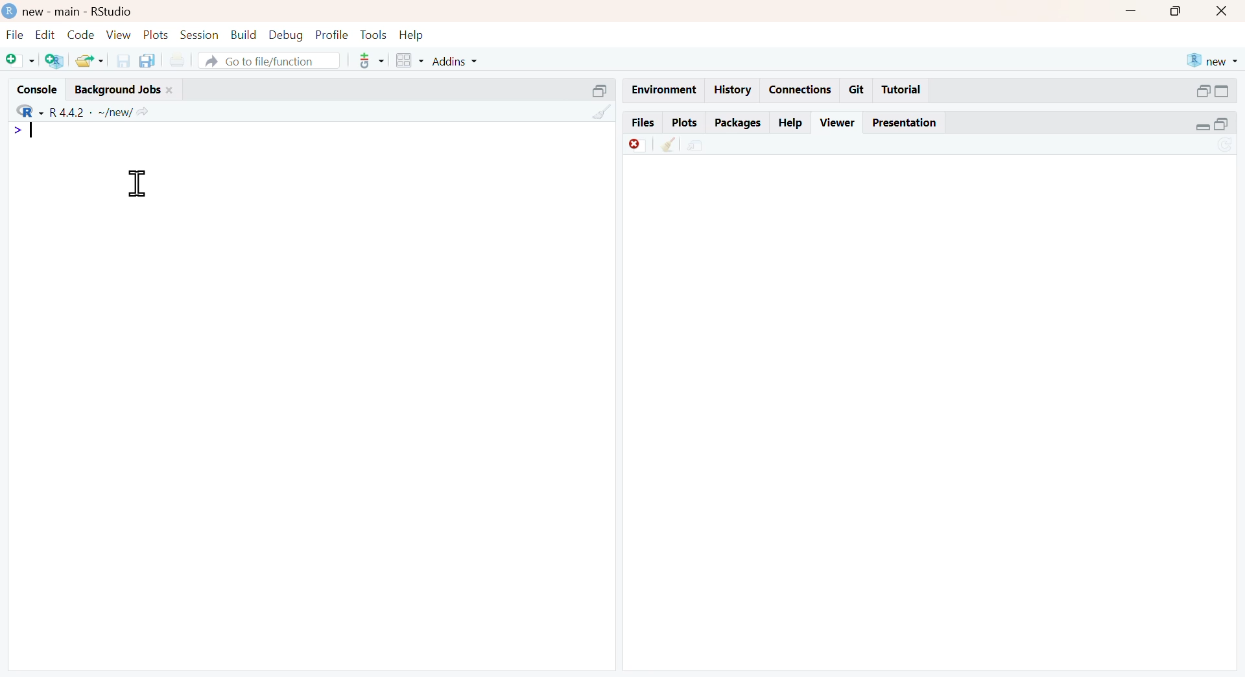 This screenshot has width=1245, height=677. What do you see at coordinates (738, 121) in the screenshot?
I see `Packages` at bounding box center [738, 121].